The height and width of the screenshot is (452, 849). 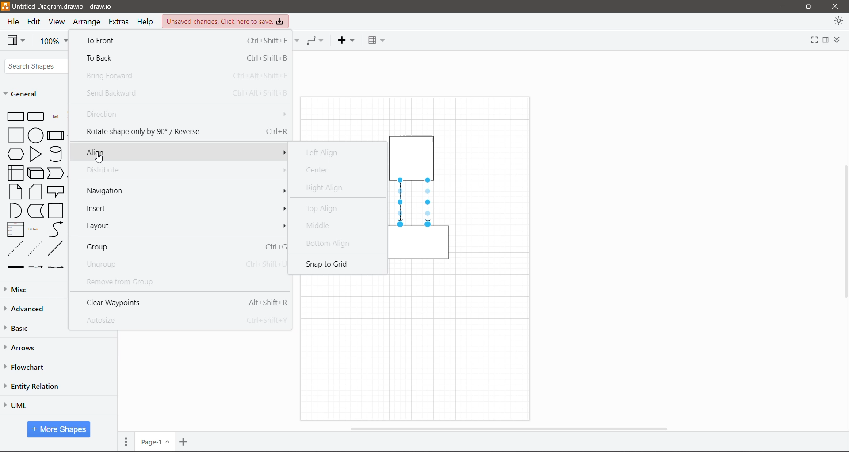 I want to click on Middle, so click(x=319, y=227).